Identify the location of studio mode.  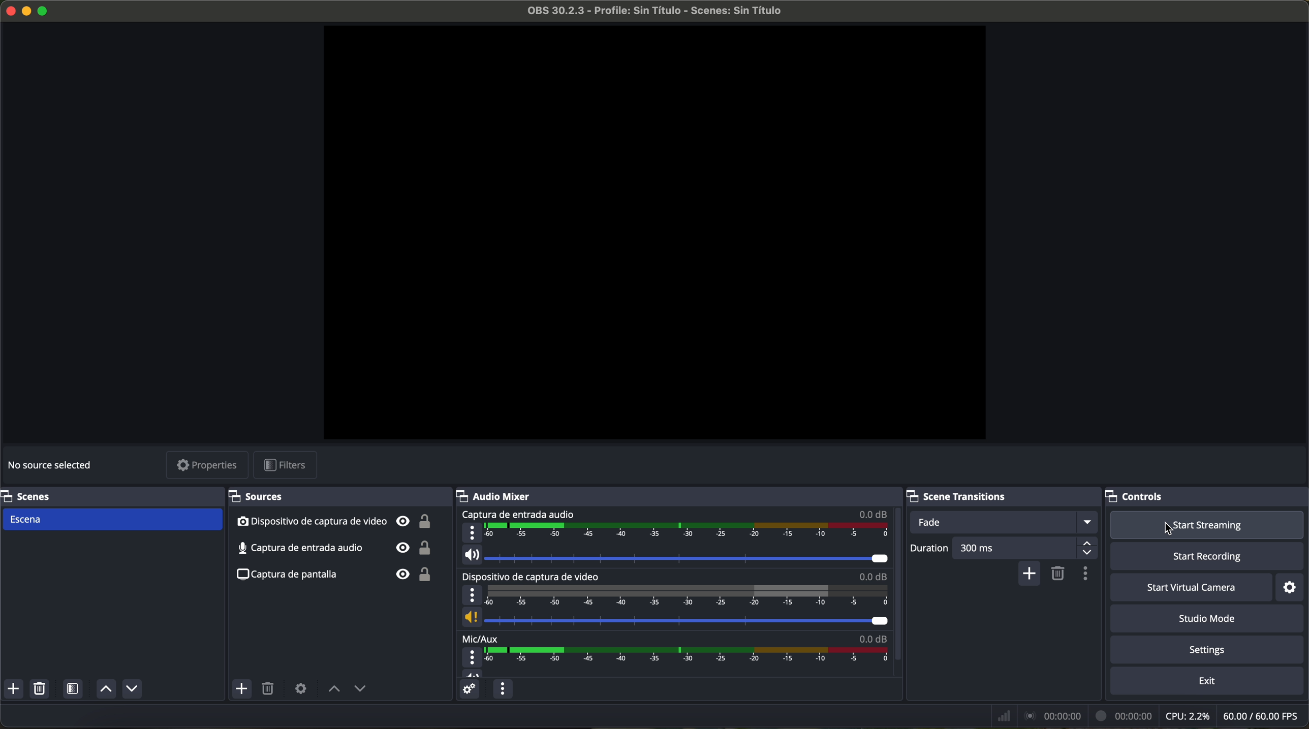
(1211, 620).